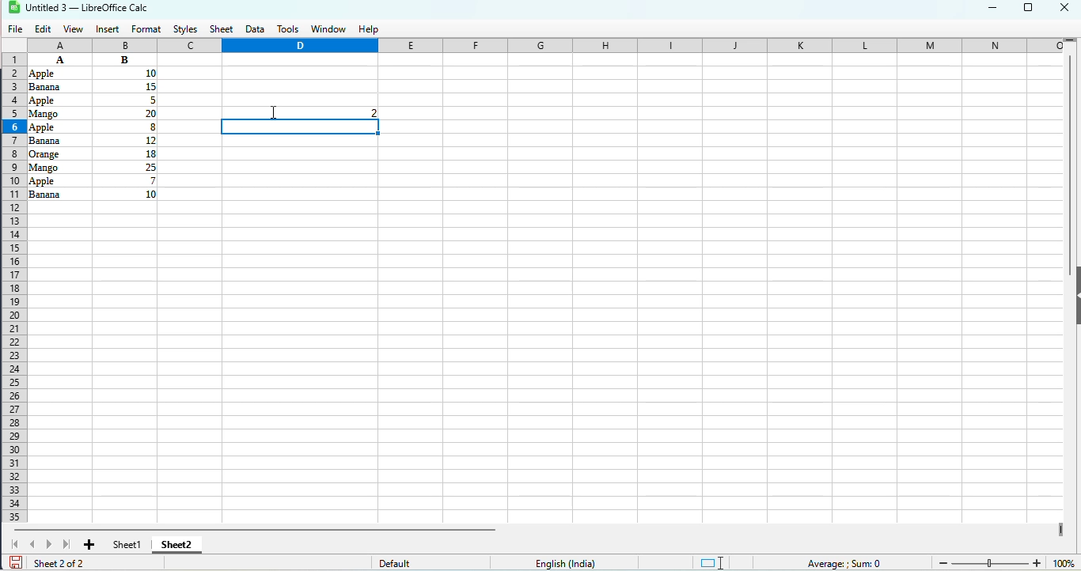  I want to click on scroll to previous sheet, so click(32, 545).